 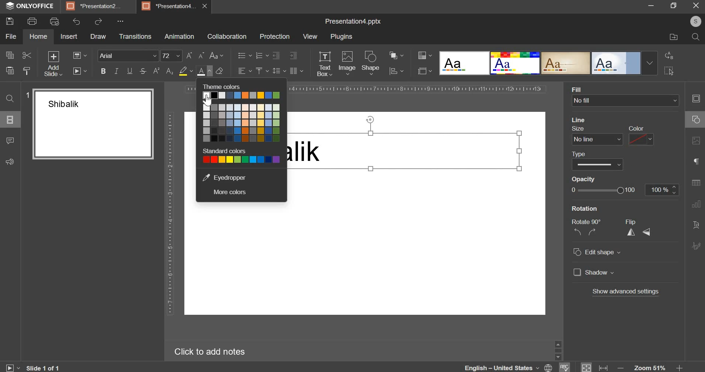 I want to click on commonly used text color options, so click(x=241, y=123).